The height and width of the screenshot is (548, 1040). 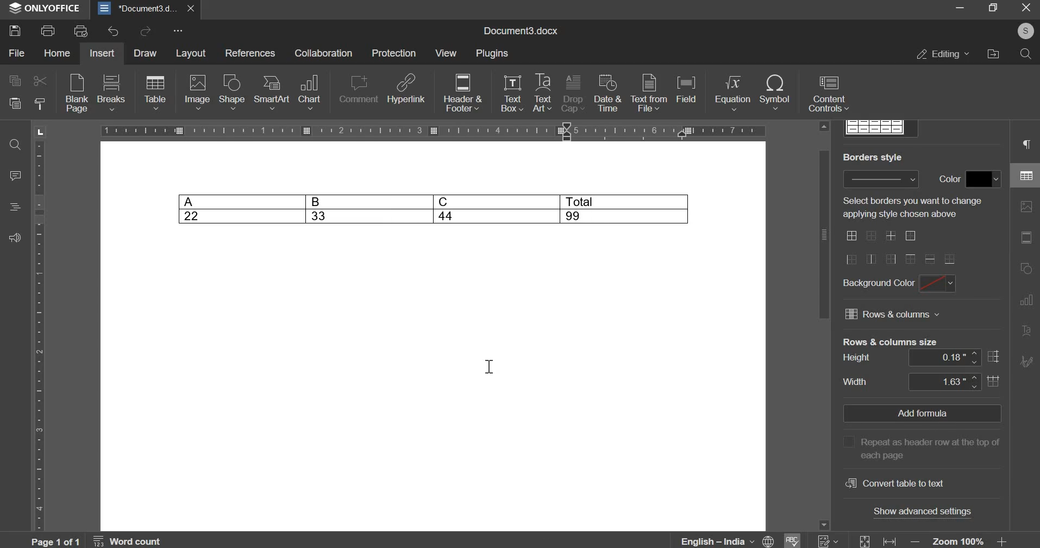 What do you see at coordinates (54, 541) in the screenshot?
I see `active page out of total pages` at bounding box center [54, 541].